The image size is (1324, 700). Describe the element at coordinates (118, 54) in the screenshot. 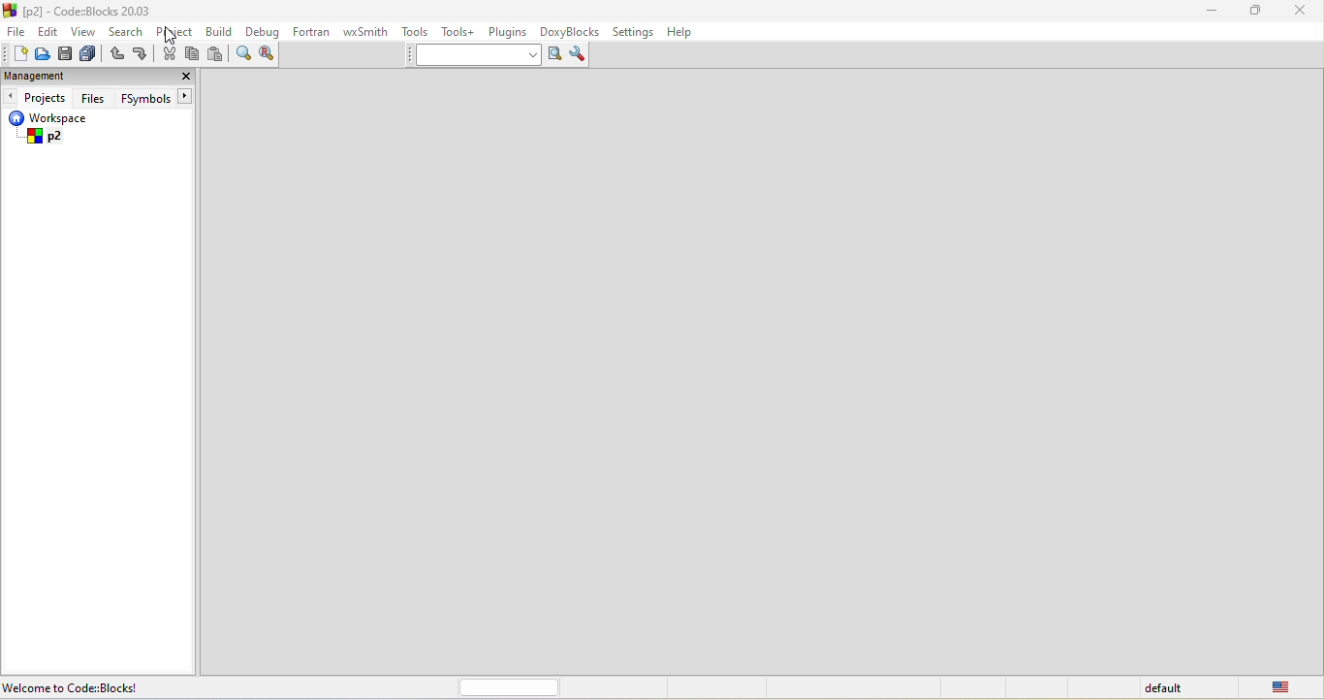

I see `undo` at that location.